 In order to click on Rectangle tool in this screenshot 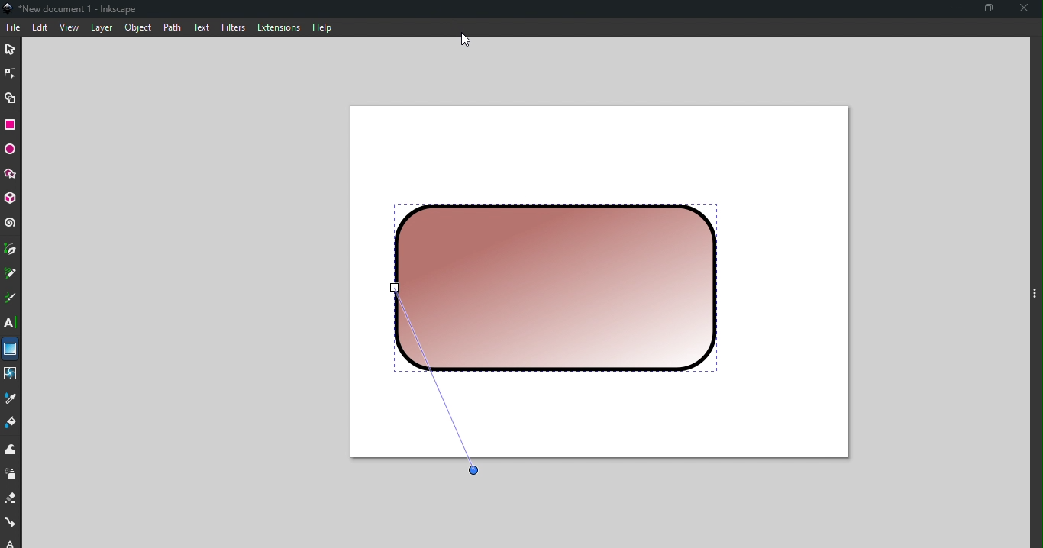, I will do `click(13, 124)`.